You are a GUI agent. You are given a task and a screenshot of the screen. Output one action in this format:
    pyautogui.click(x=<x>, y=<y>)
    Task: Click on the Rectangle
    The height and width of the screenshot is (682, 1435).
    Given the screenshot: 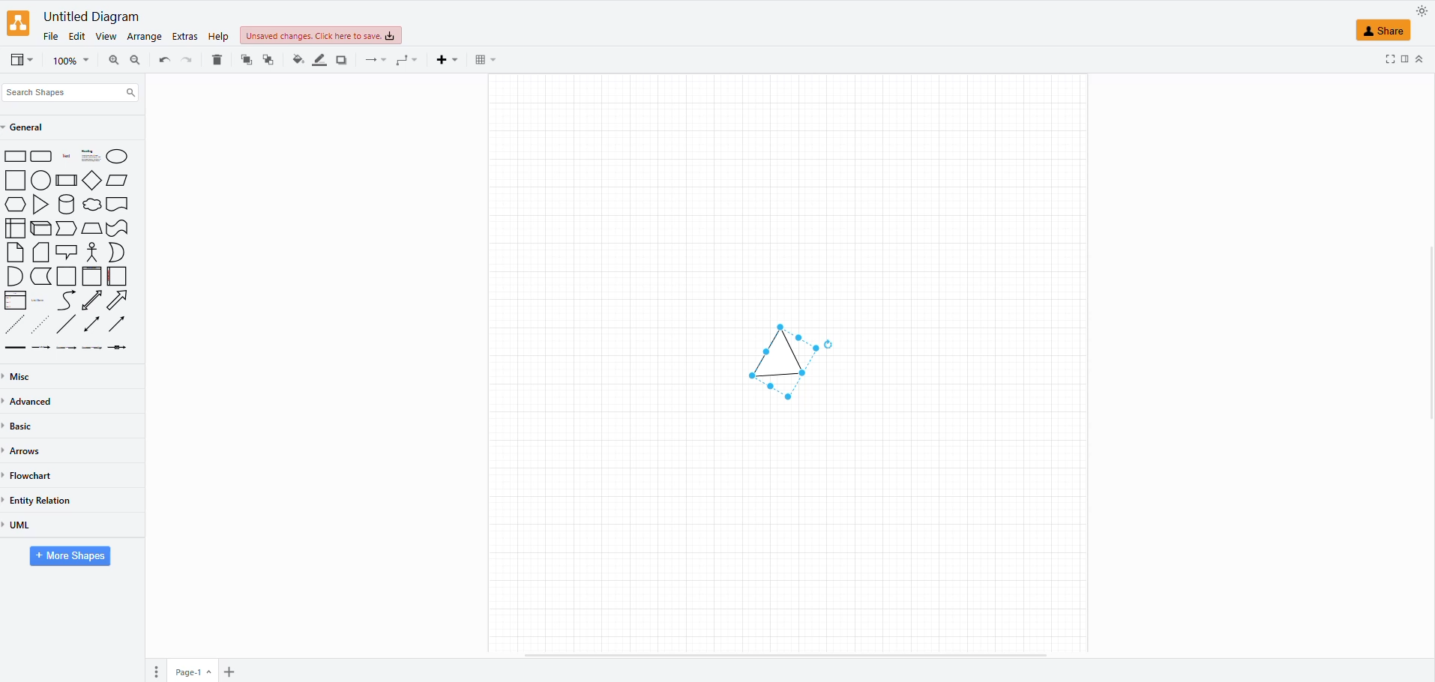 What is the action you would take?
    pyautogui.click(x=15, y=180)
    